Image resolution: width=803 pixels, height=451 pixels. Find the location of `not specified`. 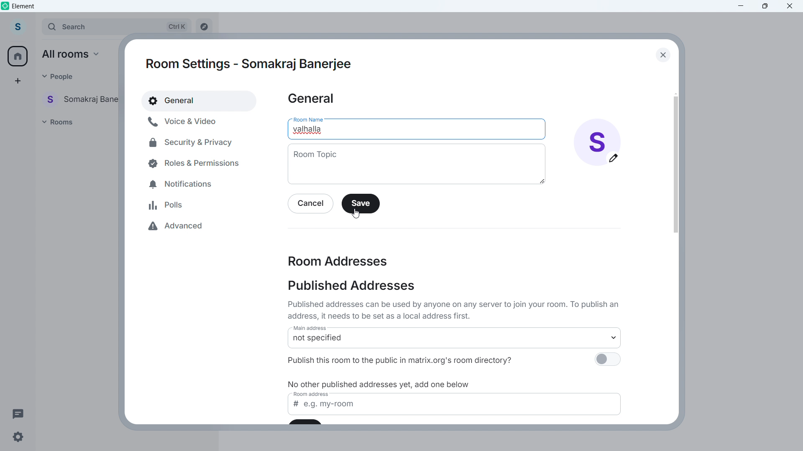

not specified is located at coordinates (456, 342).